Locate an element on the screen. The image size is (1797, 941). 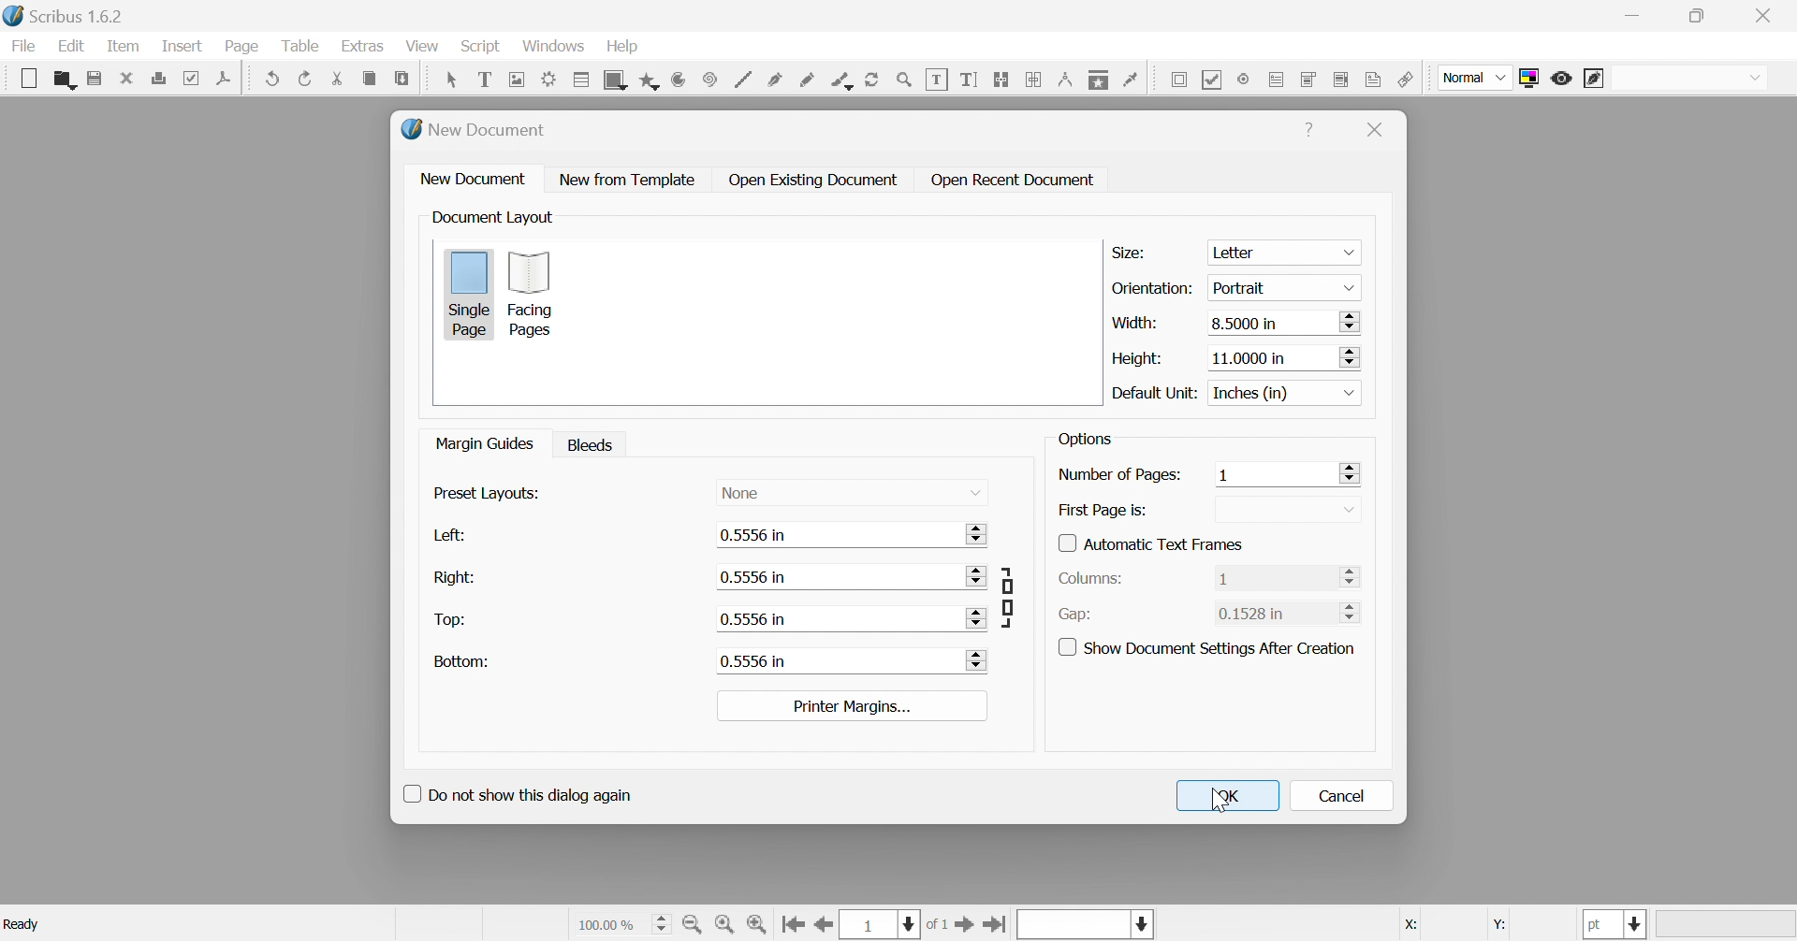
drop down is located at coordinates (975, 493).